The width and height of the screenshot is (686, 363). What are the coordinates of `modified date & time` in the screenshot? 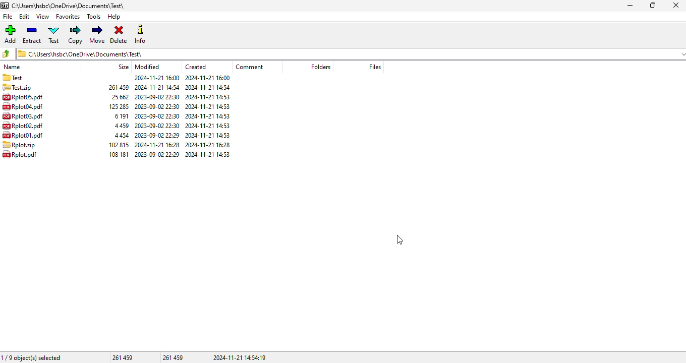 It's located at (157, 145).